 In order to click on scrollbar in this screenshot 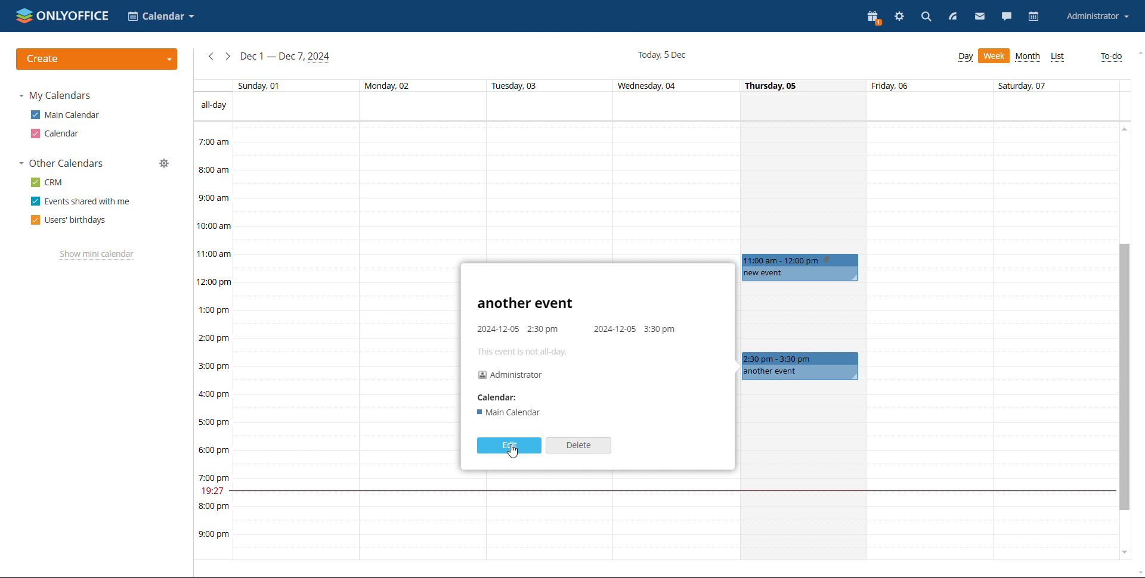, I will do `click(1124, 377)`.